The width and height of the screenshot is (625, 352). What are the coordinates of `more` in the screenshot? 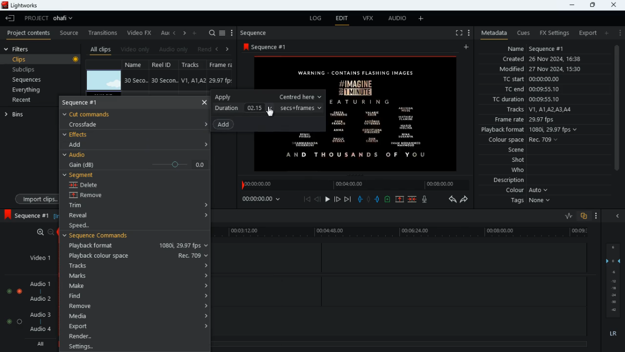 It's located at (597, 217).